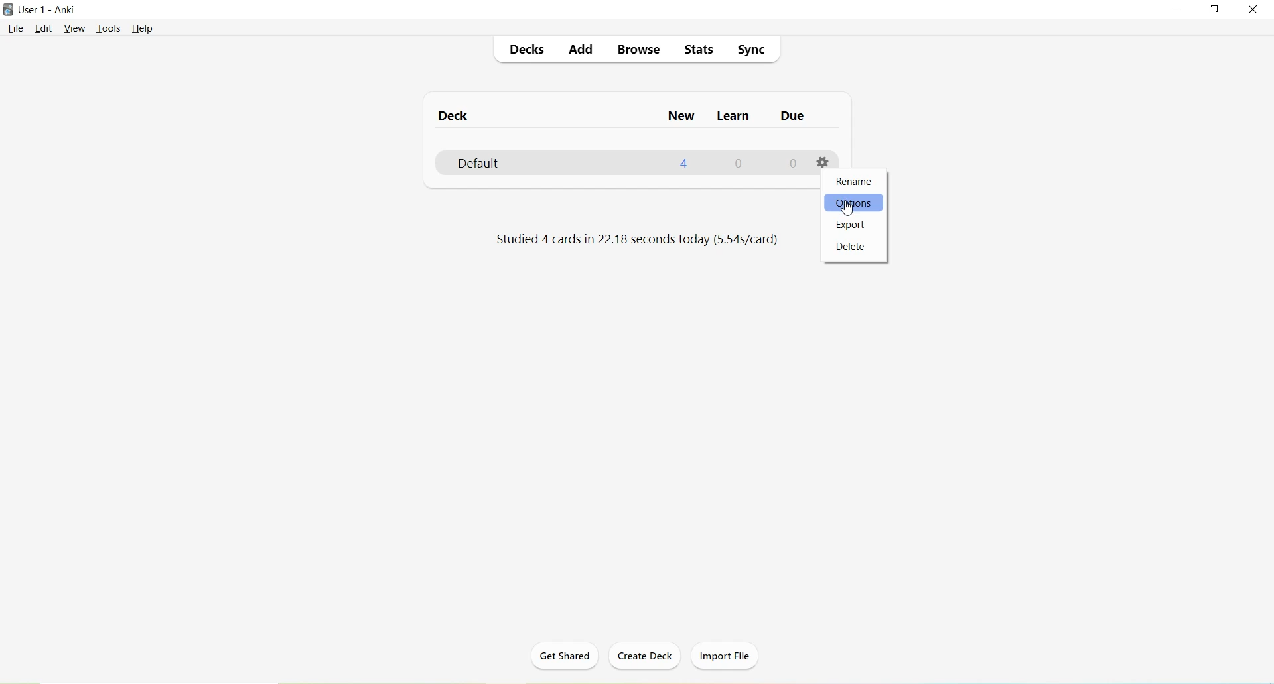 The image size is (1274, 684). I want to click on Deck, so click(455, 115).